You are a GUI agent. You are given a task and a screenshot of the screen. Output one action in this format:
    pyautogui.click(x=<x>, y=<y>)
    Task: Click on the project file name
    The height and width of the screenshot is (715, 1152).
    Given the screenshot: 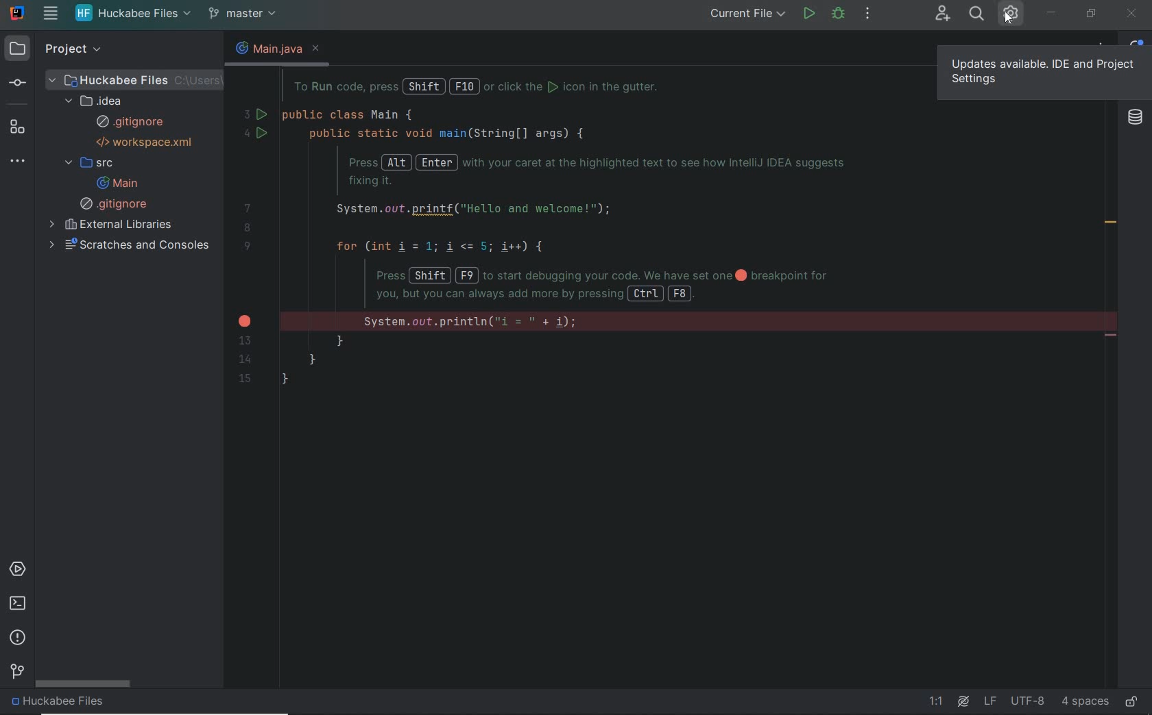 What is the action you would take?
    pyautogui.click(x=61, y=703)
    